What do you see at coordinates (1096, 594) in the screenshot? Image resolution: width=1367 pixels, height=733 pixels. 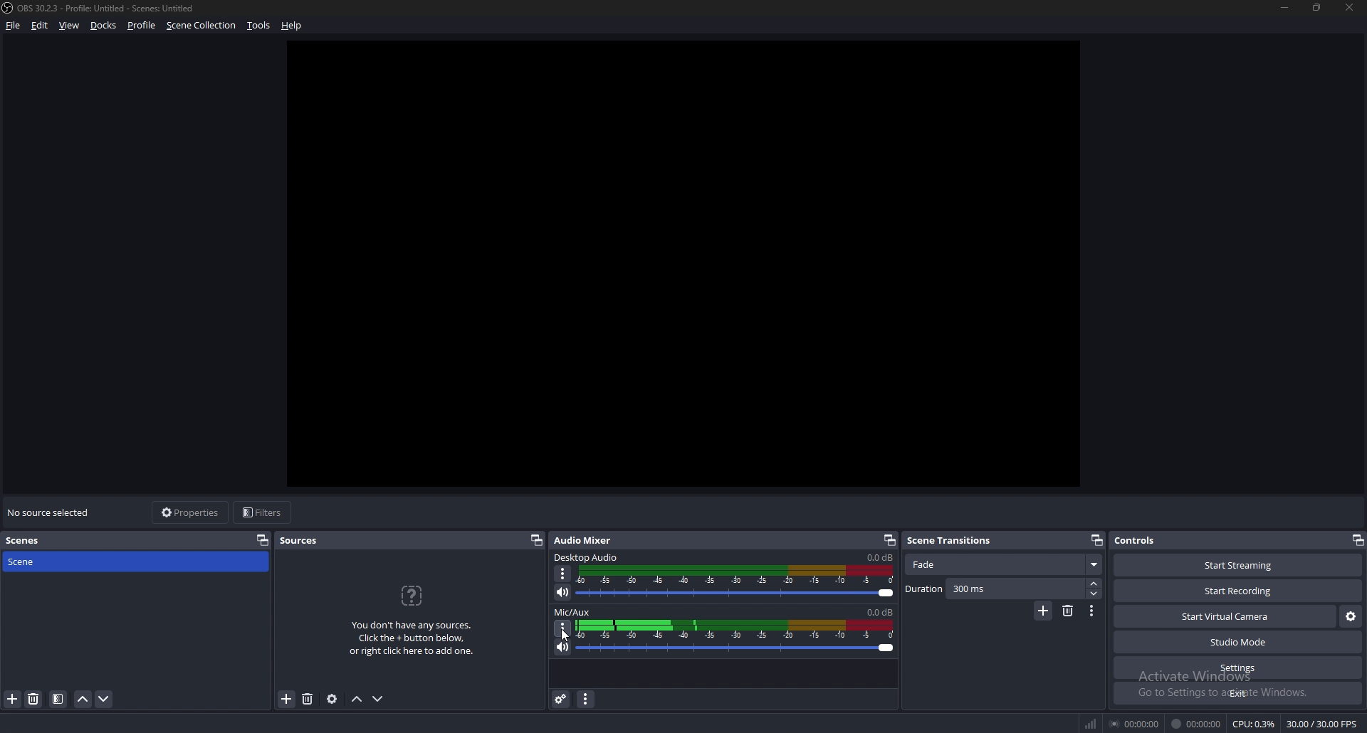 I see `decrease duration` at bounding box center [1096, 594].